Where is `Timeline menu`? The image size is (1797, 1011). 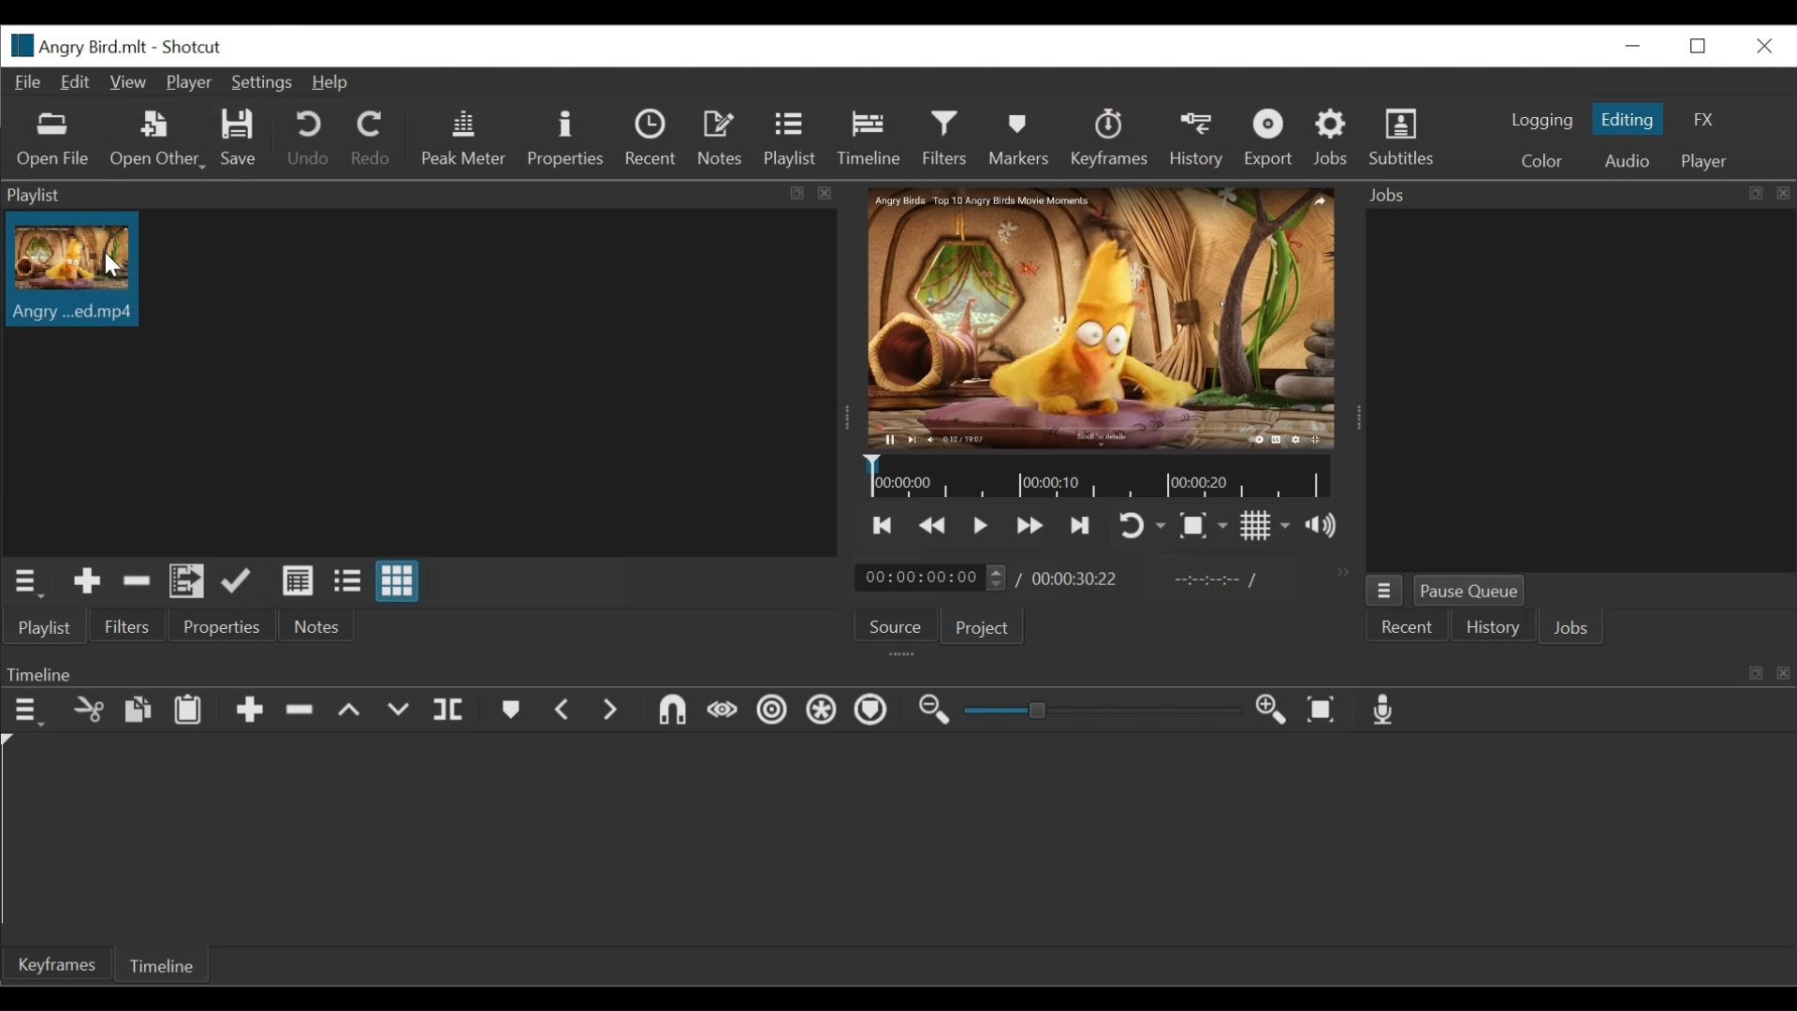
Timeline menu is located at coordinates (26, 712).